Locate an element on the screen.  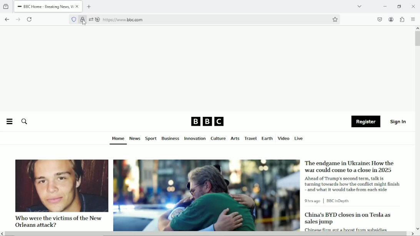
Video is located at coordinates (283, 138).